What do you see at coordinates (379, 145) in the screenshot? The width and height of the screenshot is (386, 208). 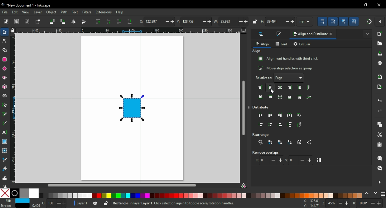 I see `paste` at bounding box center [379, 145].